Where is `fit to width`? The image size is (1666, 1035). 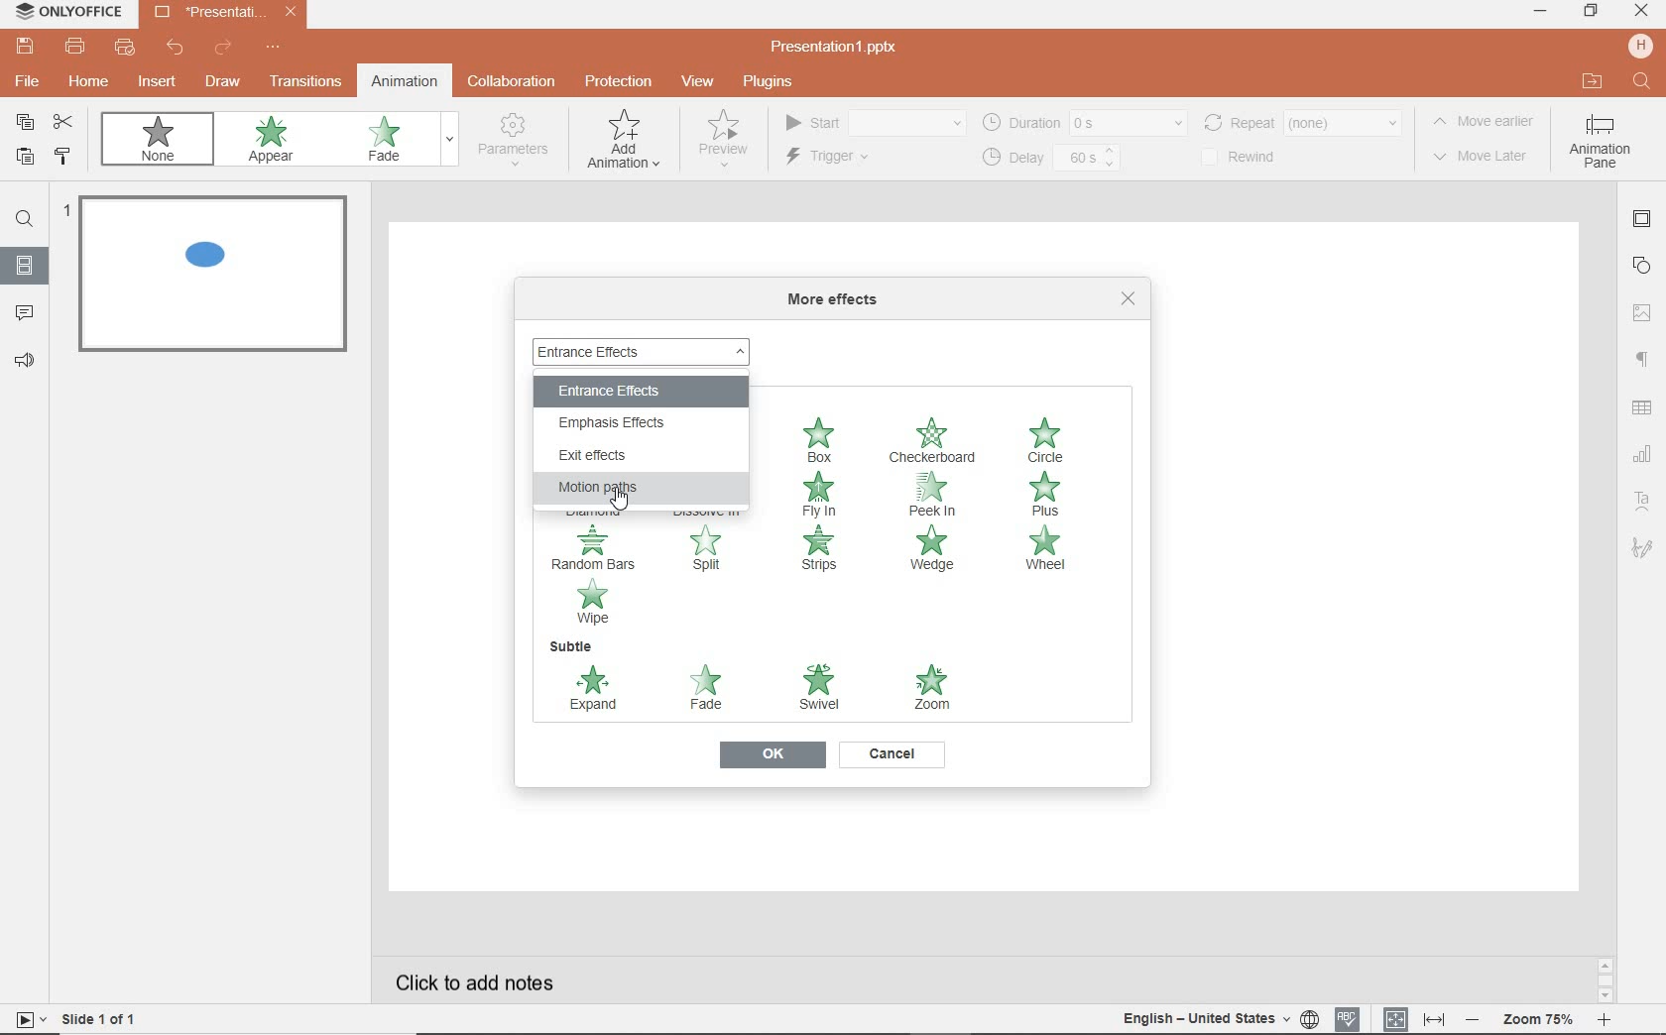 fit to width is located at coordinates (1436, 1017).